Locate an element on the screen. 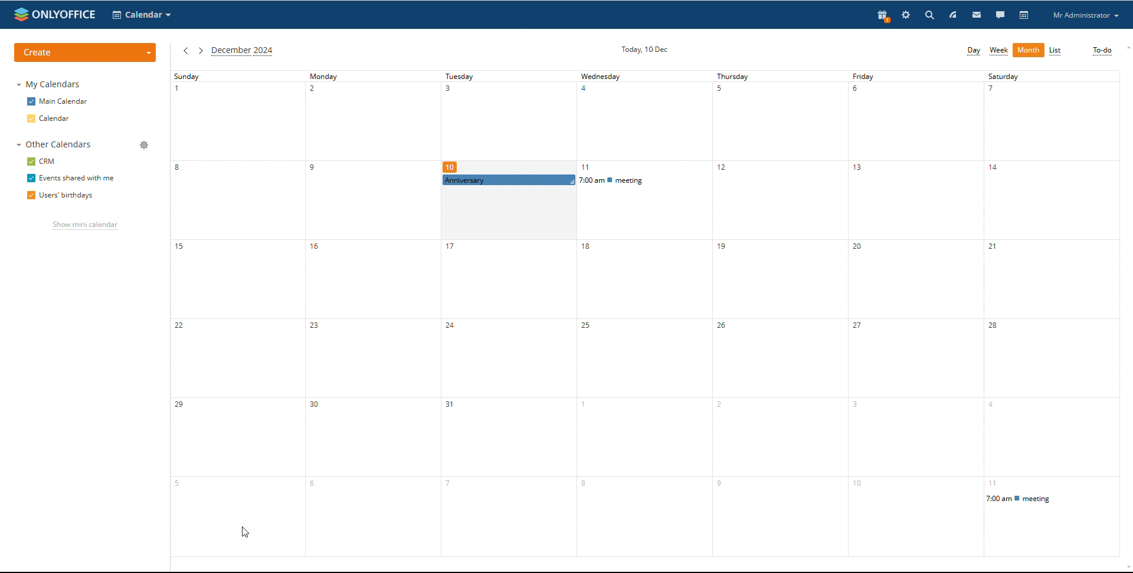 The image size is (1133, 573). to-do is located at coordinates (1102, 51).